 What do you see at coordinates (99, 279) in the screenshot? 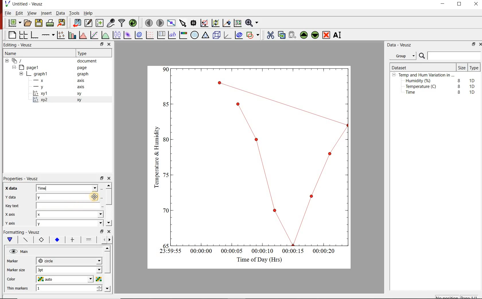
I see `Select color` at bounding box center [99, 279].